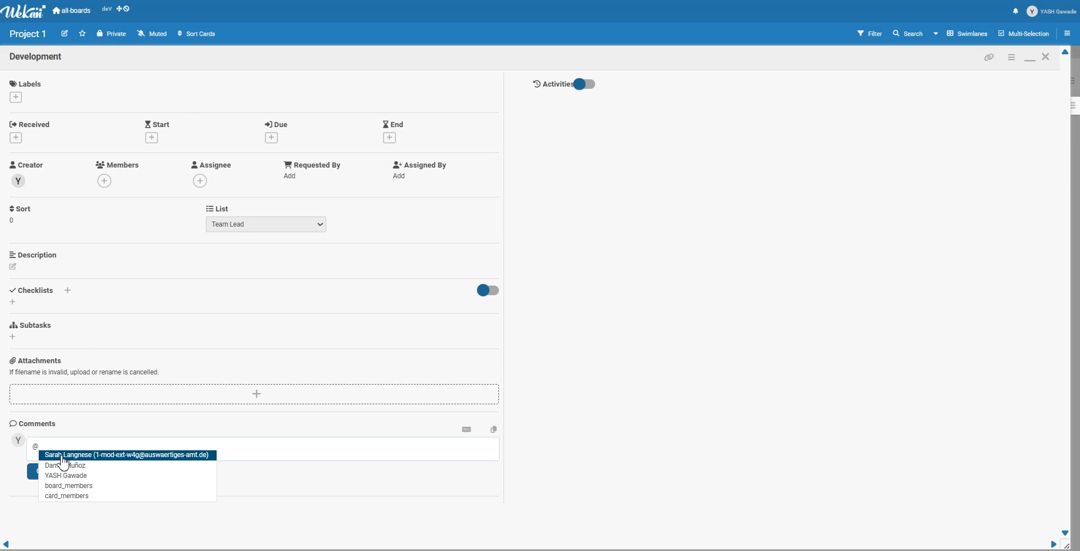 This screenshot has height=551, width=1080. I want to click on Sort, so click(21, 214).